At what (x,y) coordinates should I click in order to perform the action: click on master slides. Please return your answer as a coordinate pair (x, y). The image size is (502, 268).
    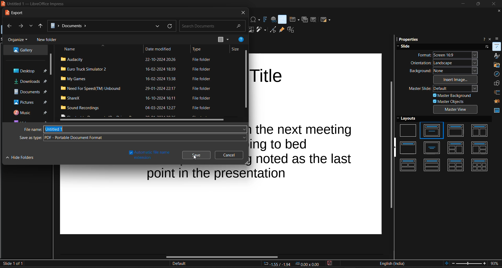
    Looking at the image, I should click on (497, 109).